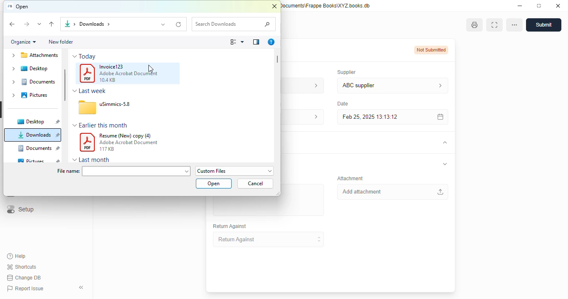  What do you see at coordinates (268, 206) in the screenshot?
I see `add invoice items` at bounding box center [268, 206].